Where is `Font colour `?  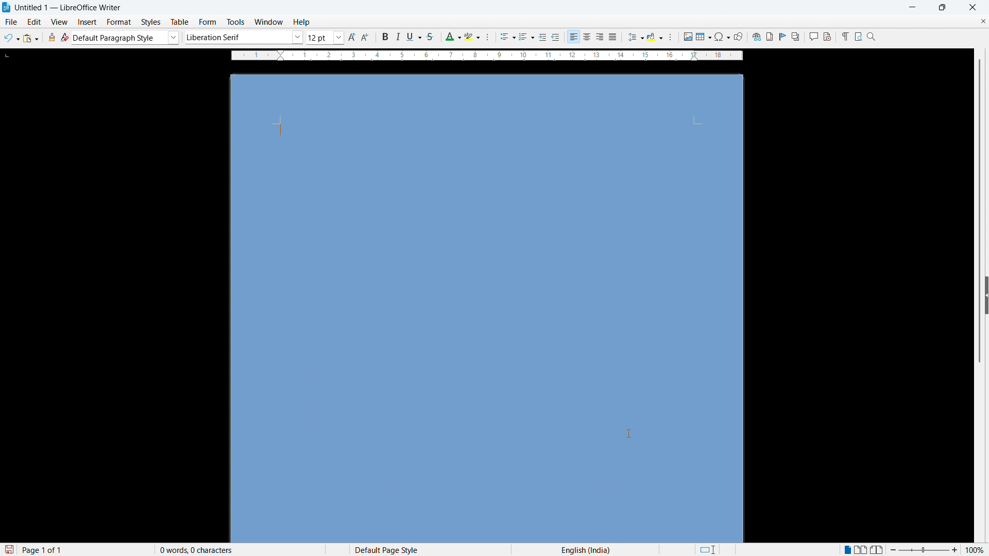 Font colour  is located at coordinates (452, 37).